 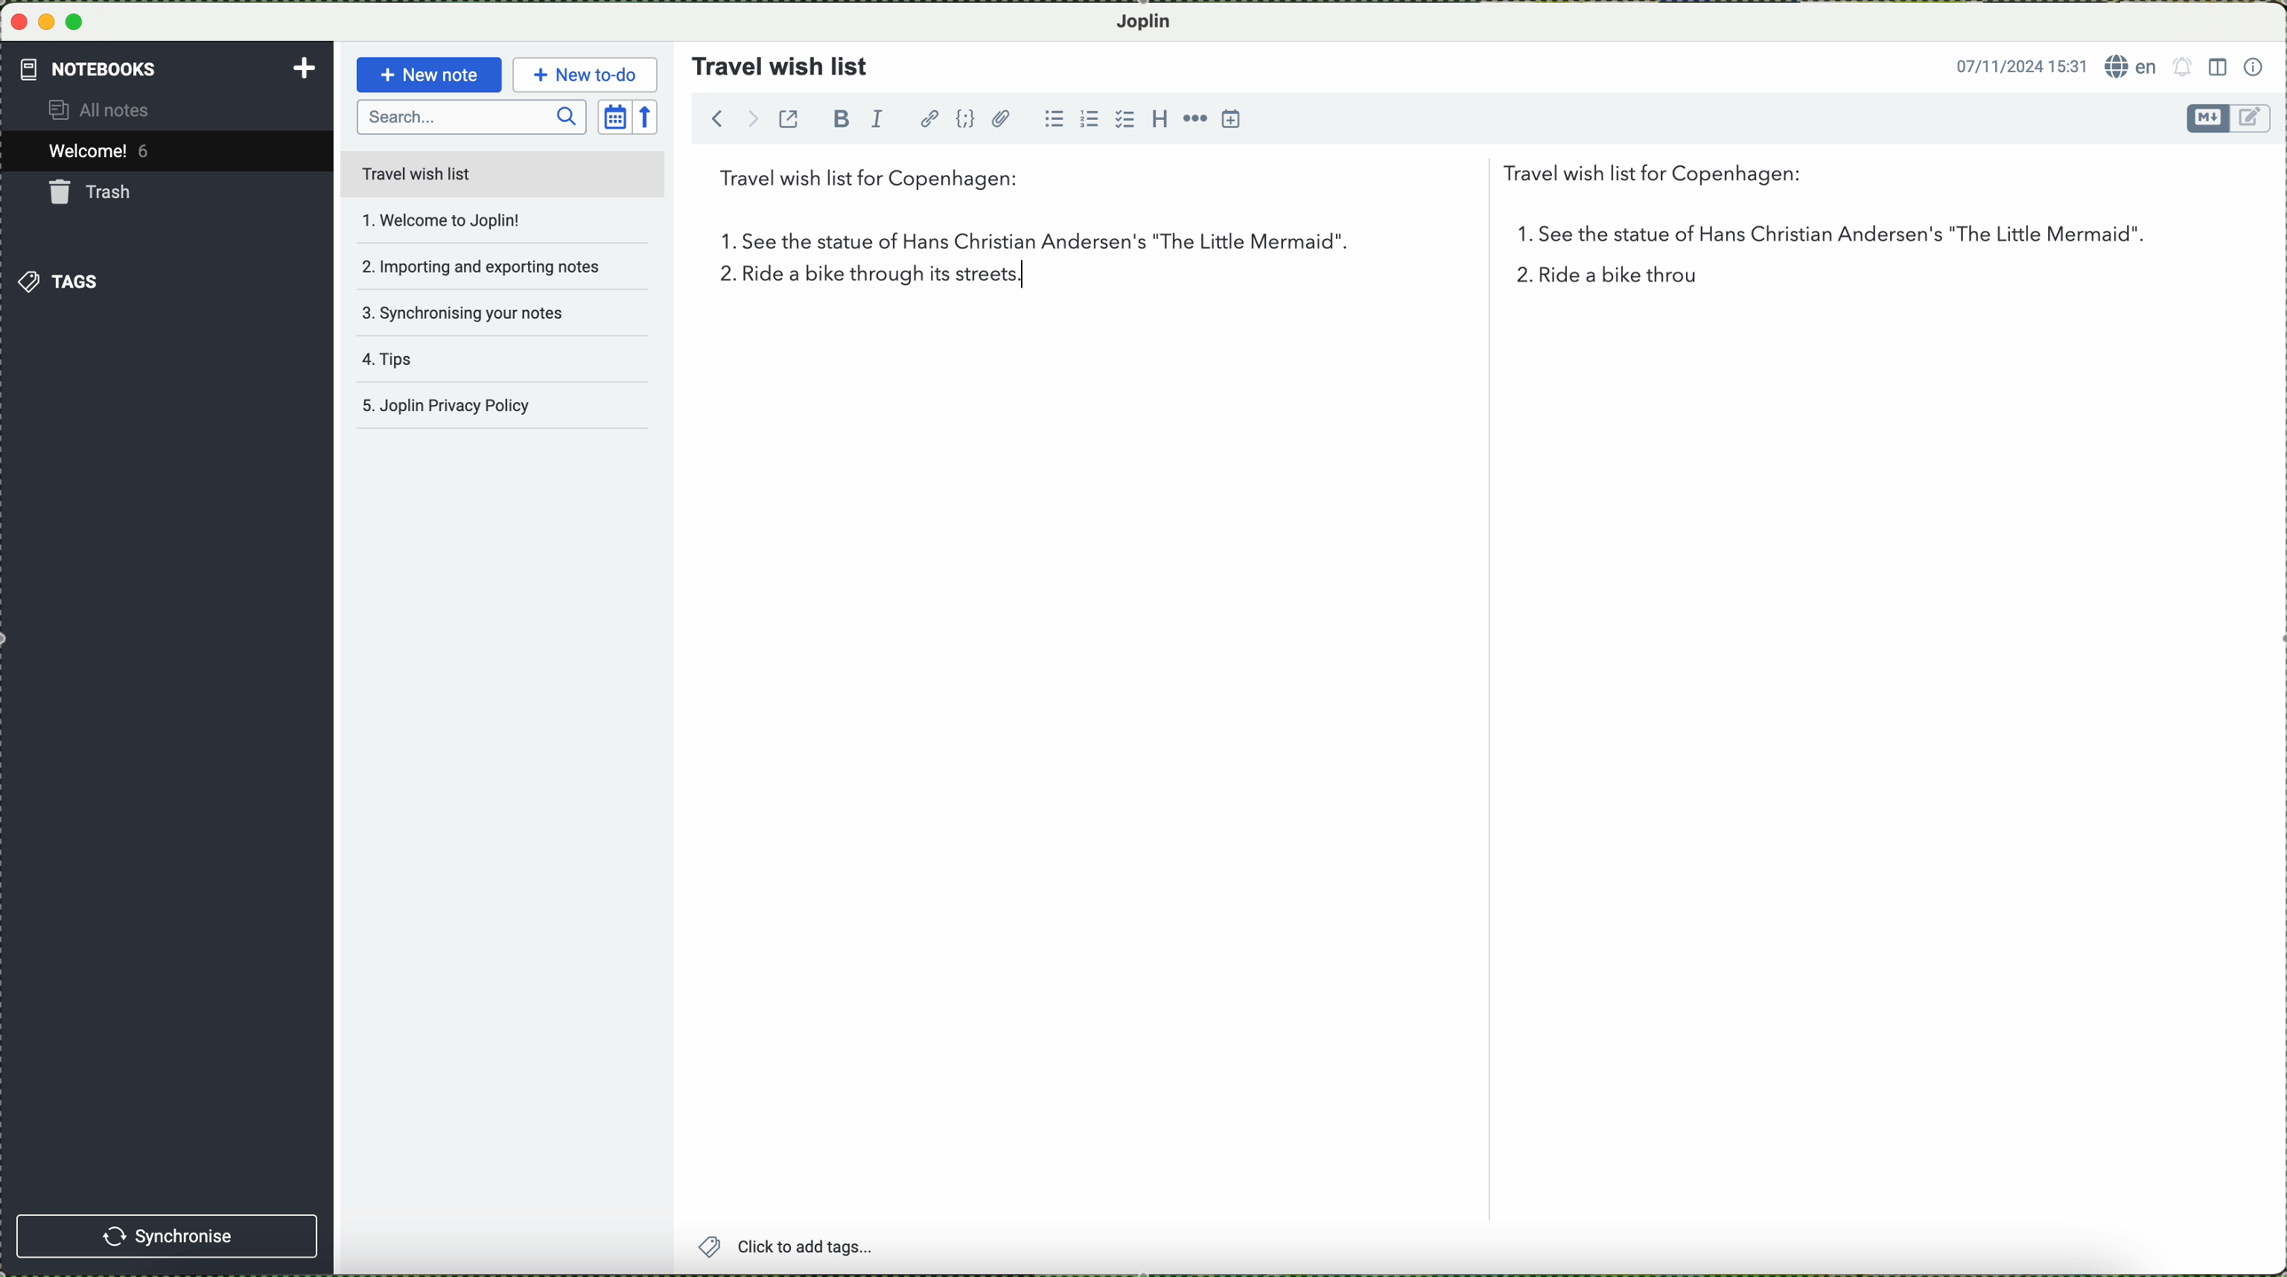 What do you see at coordinates (497, 410) in the screenshot?
I see `Joplin privacy policy` at bounding box center [497, 410].